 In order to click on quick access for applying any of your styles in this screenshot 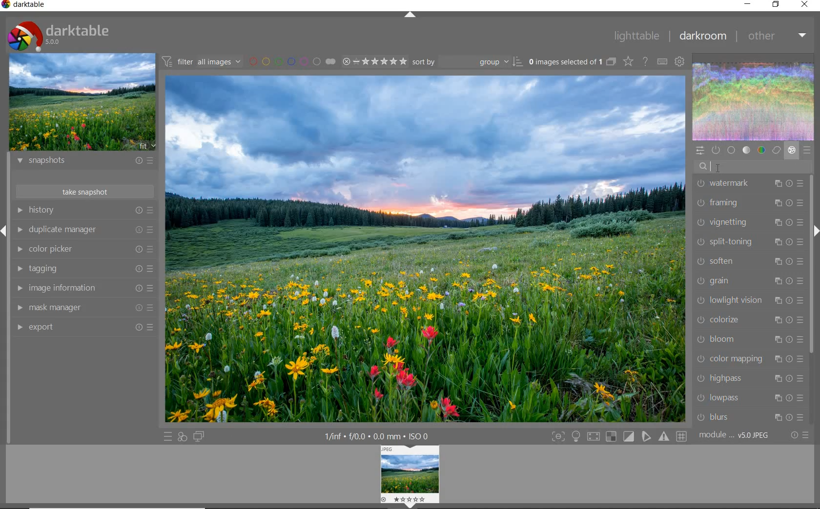, I will do `click(182, 437)`.